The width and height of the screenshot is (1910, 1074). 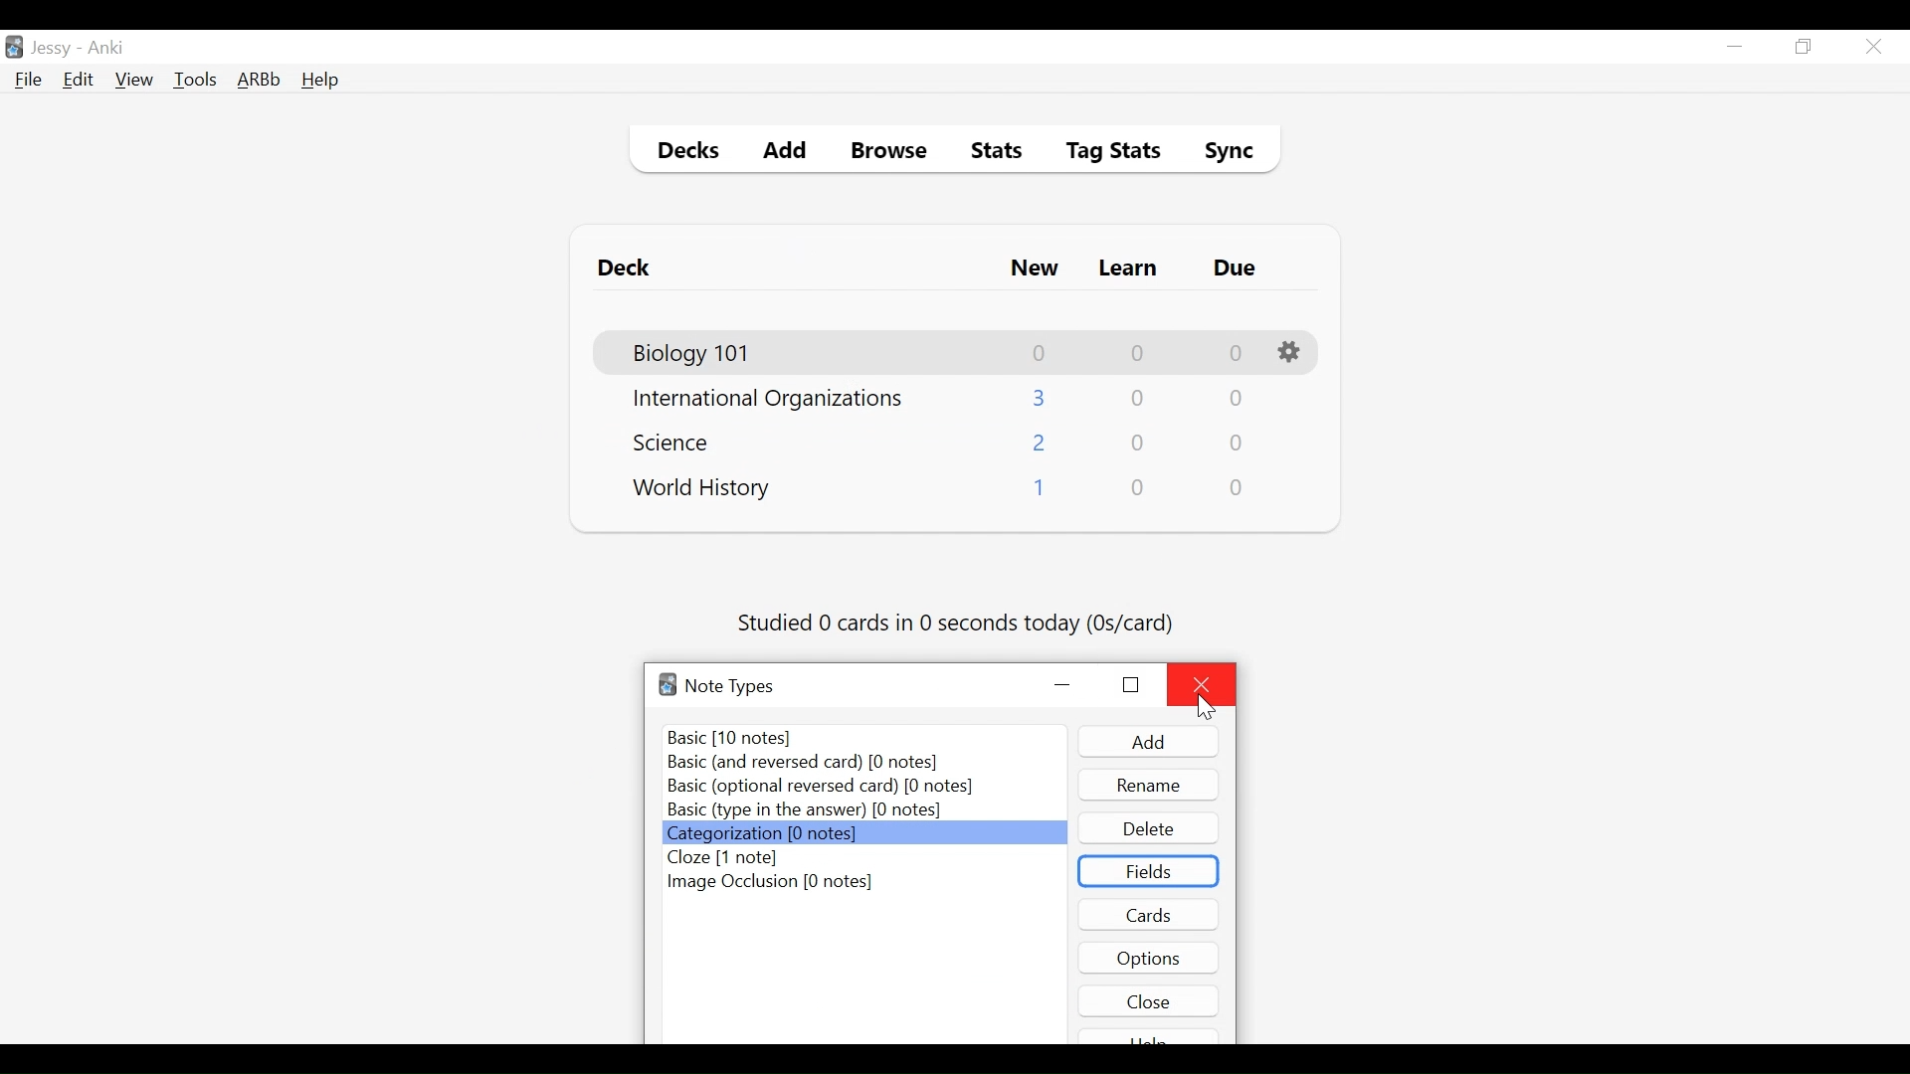 What do you see at coordinates (1873, 47) in the screenshot?
I see `Close` at bounding box center [1873, 47].